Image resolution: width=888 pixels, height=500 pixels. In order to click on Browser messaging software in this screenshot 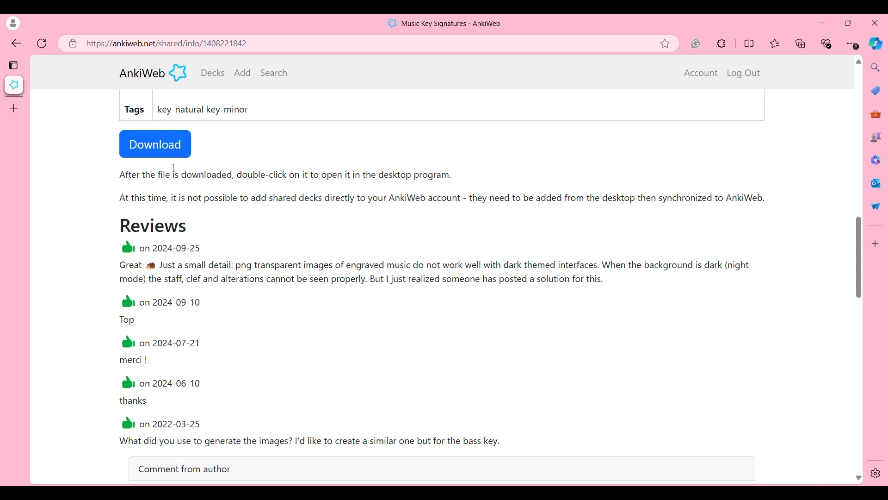, I will do `click(876, 183)`.